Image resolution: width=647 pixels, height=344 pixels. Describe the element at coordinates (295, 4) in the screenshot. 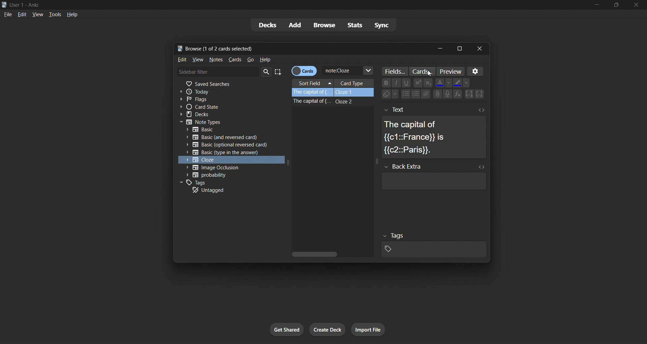

I see `title bar` at that location.